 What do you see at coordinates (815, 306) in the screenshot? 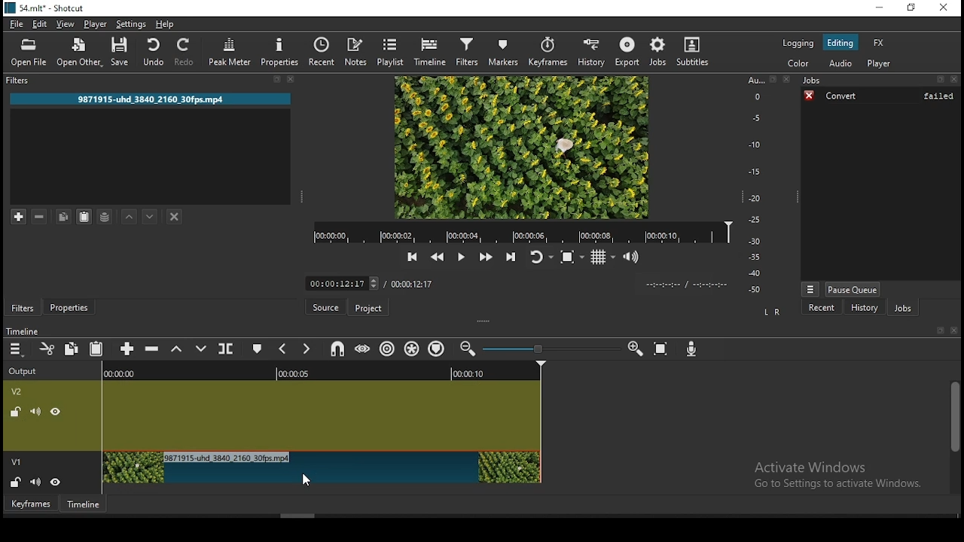
I see `recent` at bounding box center [815, 306].